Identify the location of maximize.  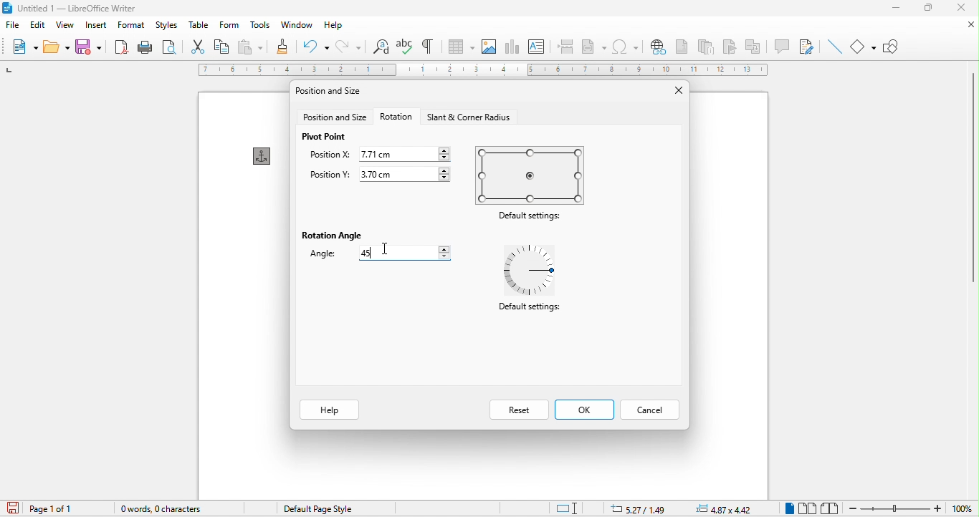
(928, 7).